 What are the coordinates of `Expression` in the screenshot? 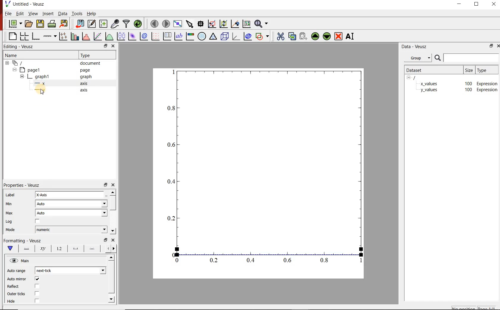 It's located at (487, 83).